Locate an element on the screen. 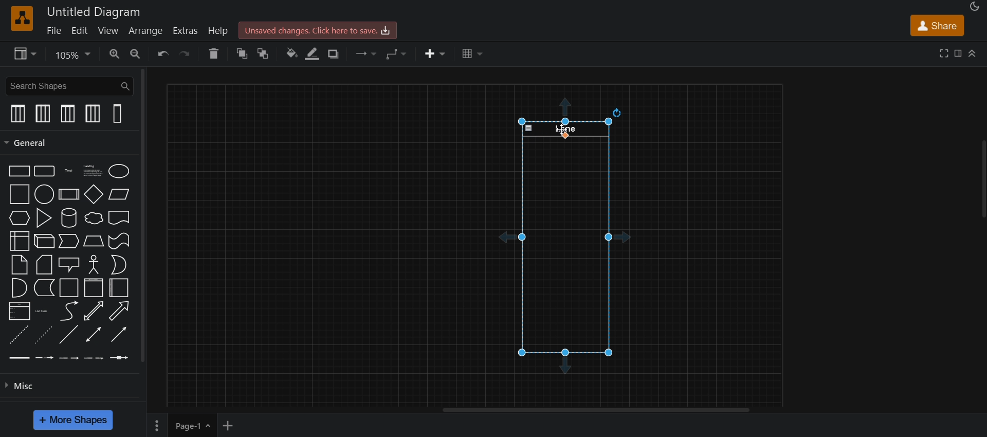 This screenshot has width=987, height=437. data storage is located at coordinates (44, 289).